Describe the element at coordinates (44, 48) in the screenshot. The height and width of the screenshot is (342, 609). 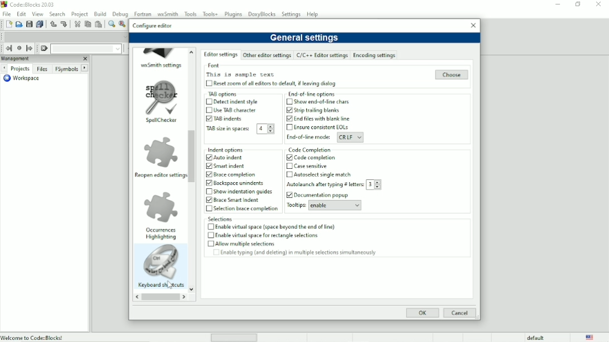
I see `Clear` at that location.